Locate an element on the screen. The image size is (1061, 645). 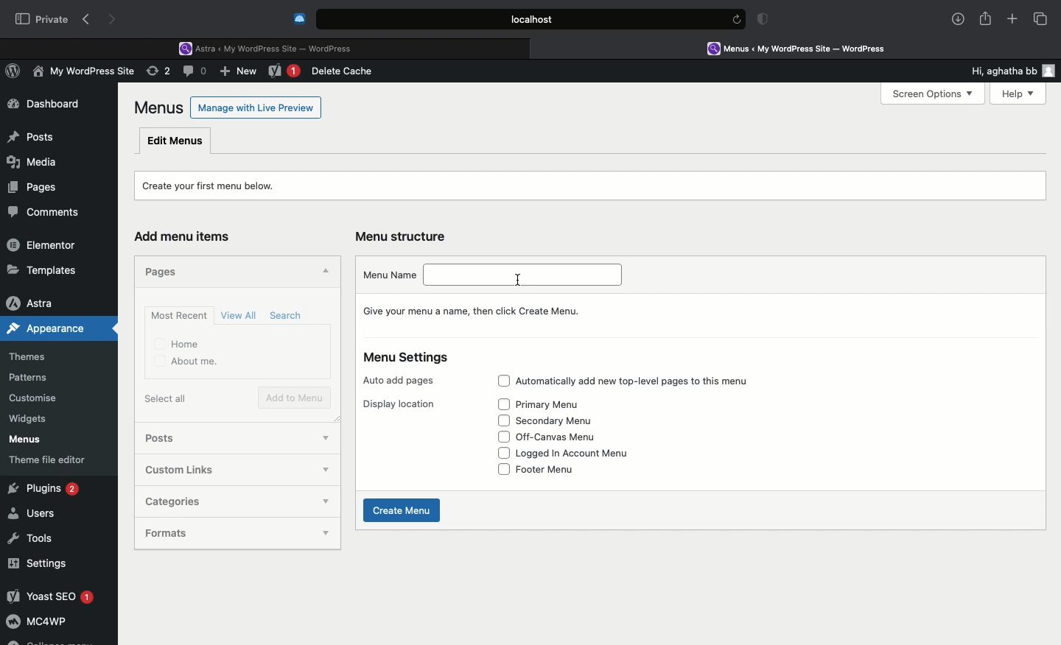
Check box is located at coordinates (503, 404).